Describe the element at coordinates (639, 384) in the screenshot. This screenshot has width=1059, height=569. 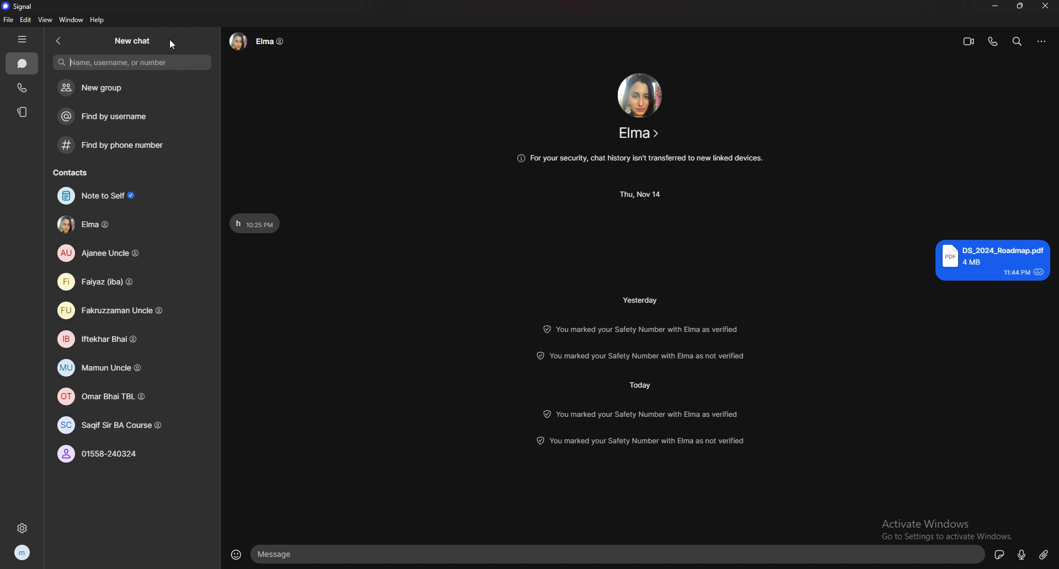
I see `time` at that location.